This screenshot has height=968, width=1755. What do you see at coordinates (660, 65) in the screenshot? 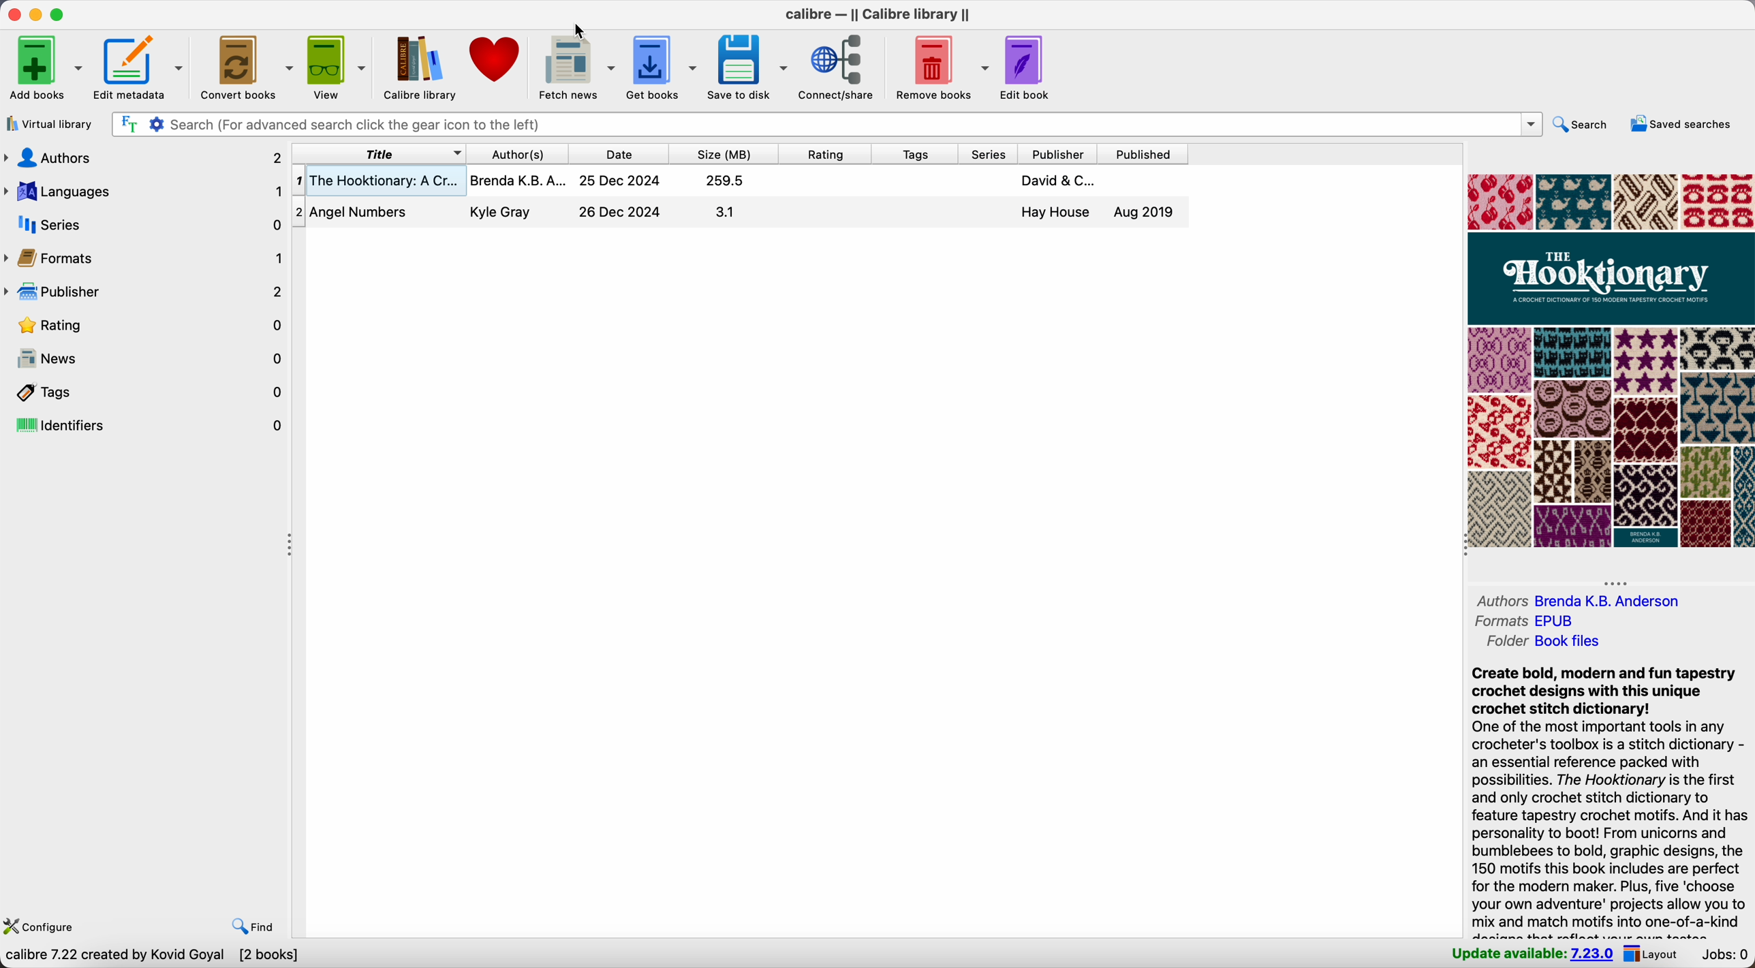
I see `get books` at bounding box center [660, 65].